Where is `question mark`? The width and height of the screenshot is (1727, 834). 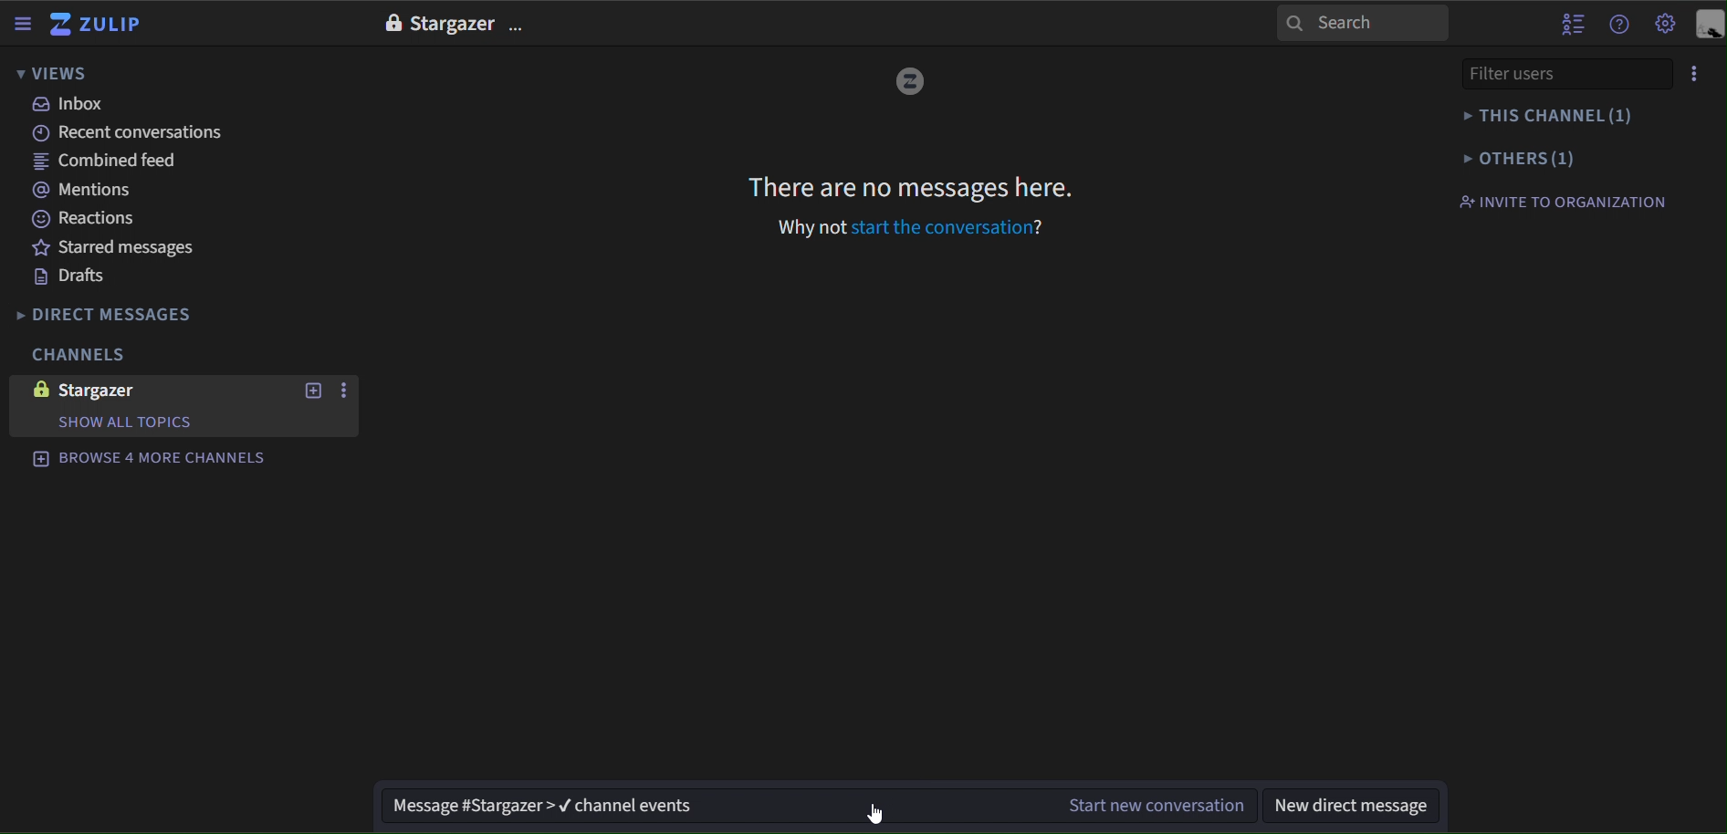
question mark is located at coordinates (1044, 225).